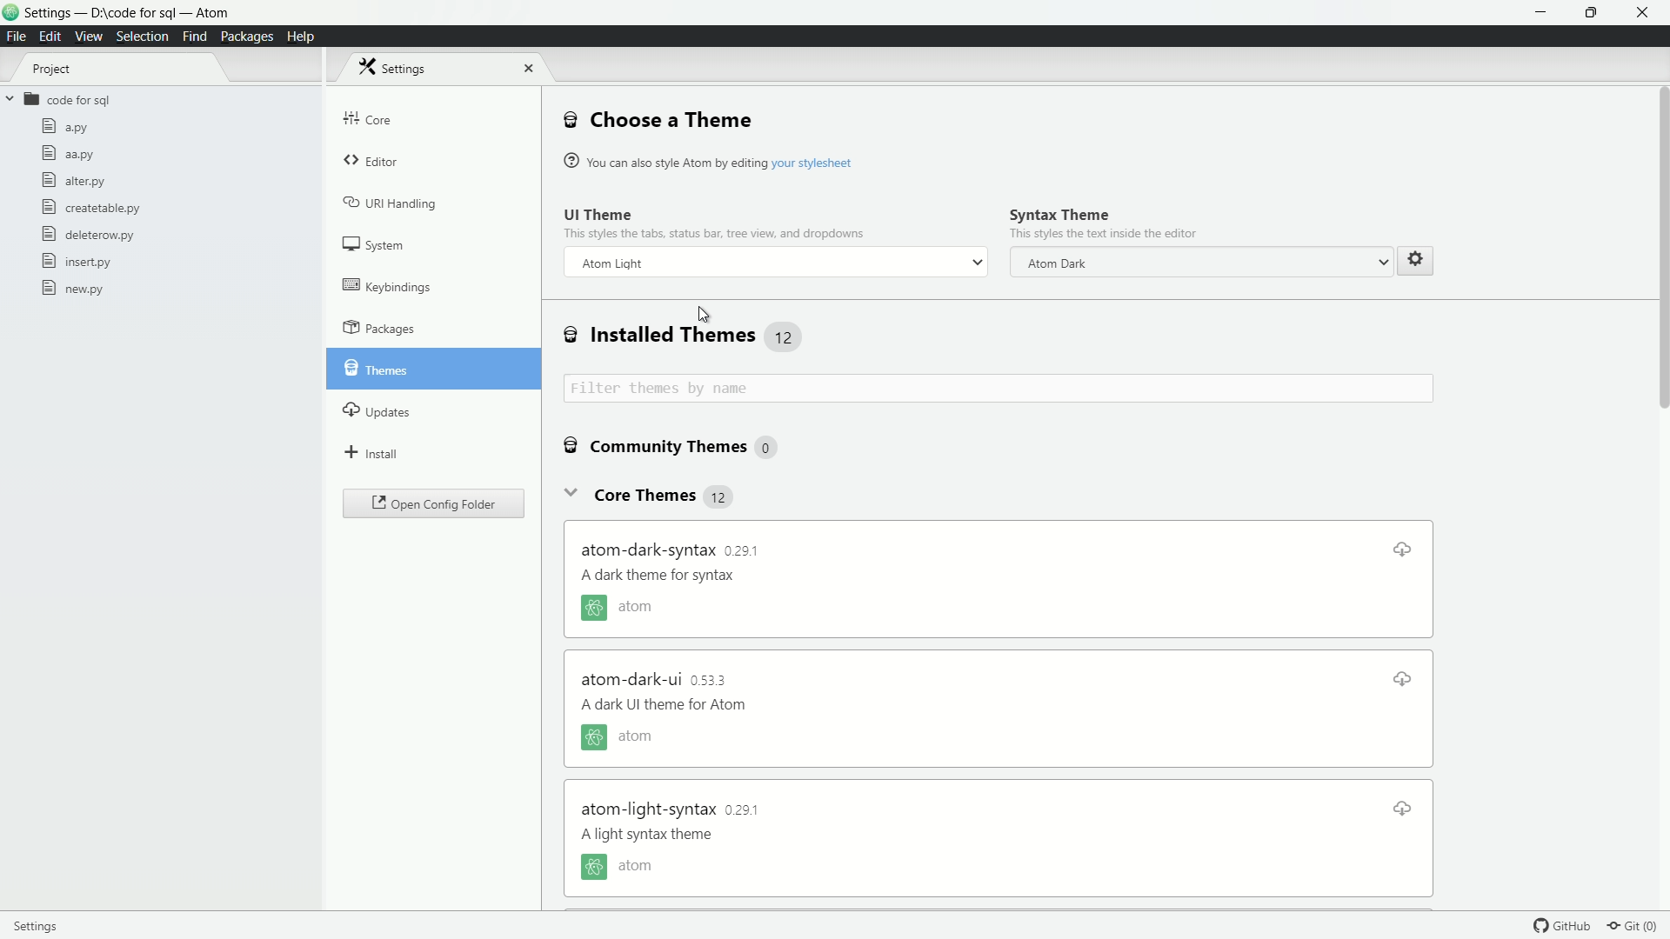 Image resolution: width=1670 pixels, height=939 pixels. I want to click on keybindings, so click(388, 285).